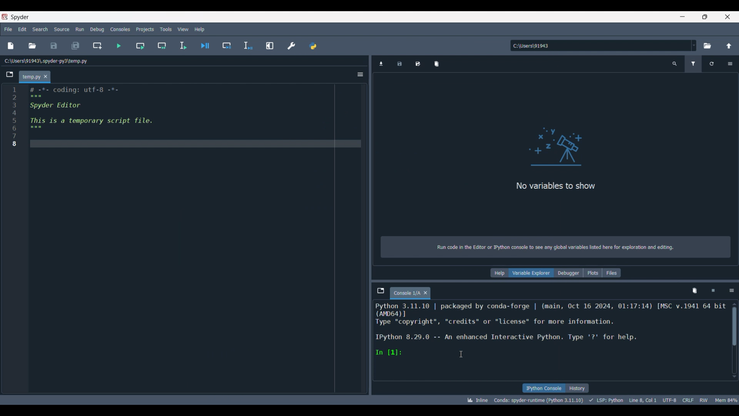  What do you see at coordinates (23, 29) in the screenshot?
I see `Edit menu` at bounding box center [23, 29].